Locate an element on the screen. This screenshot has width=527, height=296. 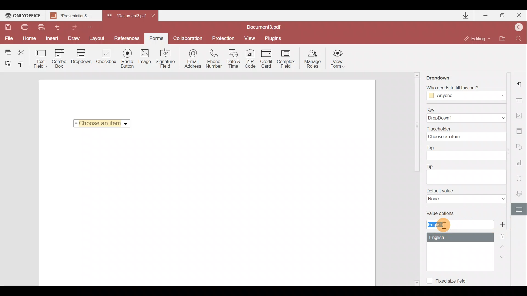
Paste is located at coordinates (8, 63).